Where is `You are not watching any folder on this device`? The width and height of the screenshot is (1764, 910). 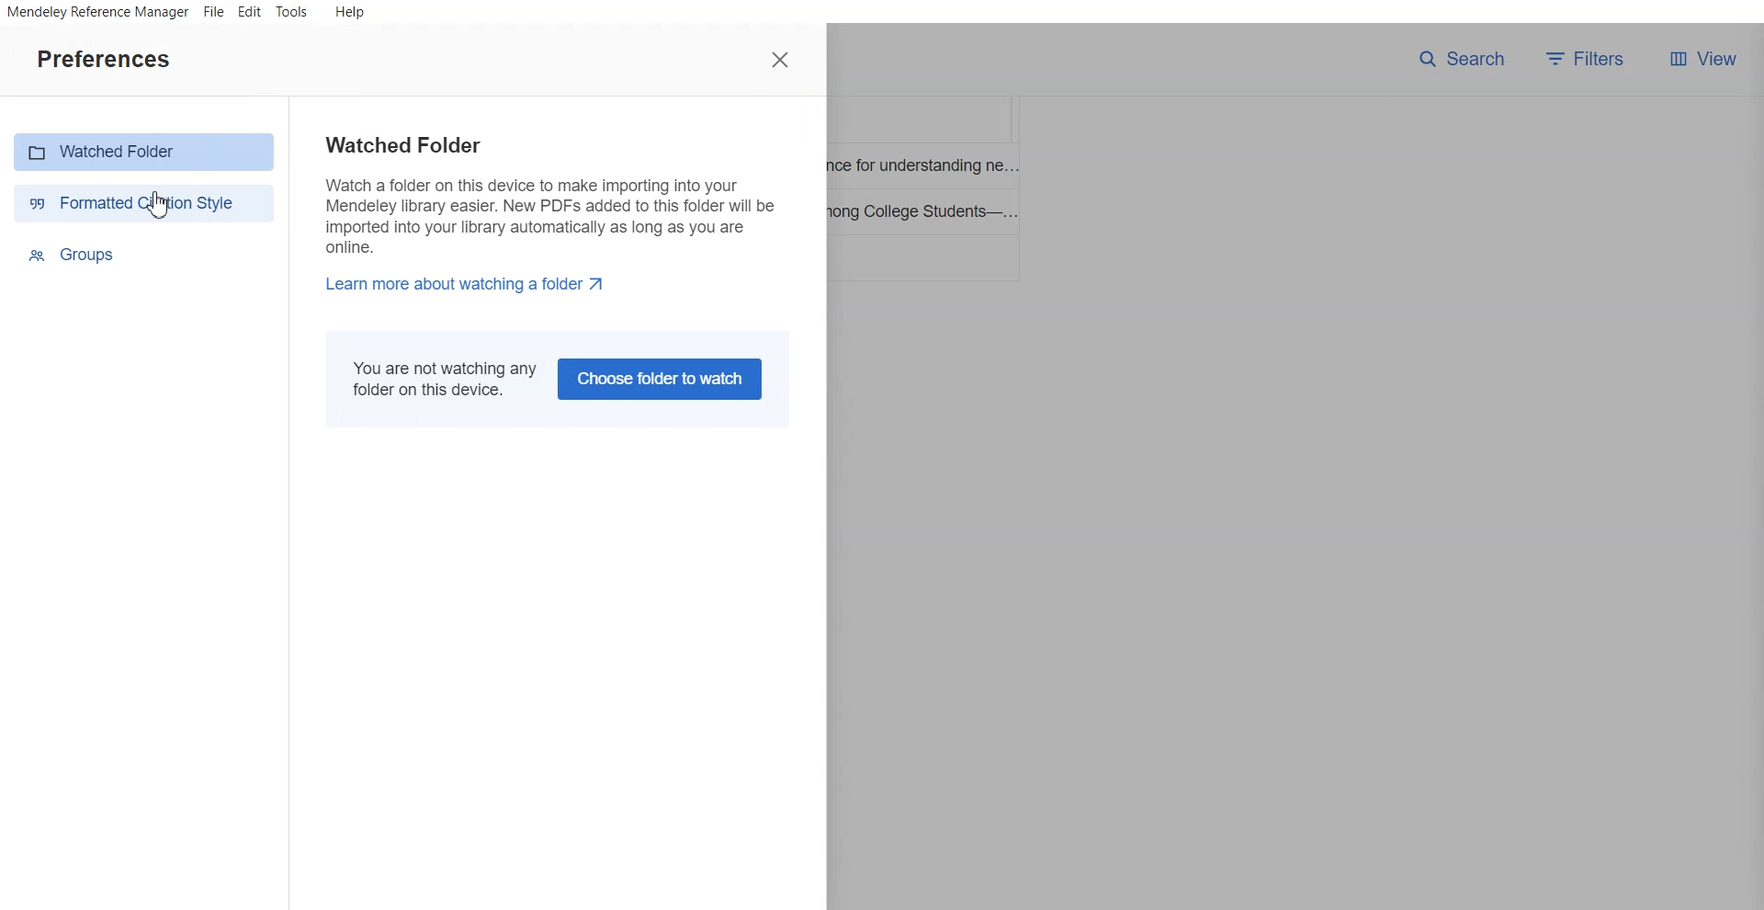 You are not watching any folder on this device is located at coordinates (439, 379).